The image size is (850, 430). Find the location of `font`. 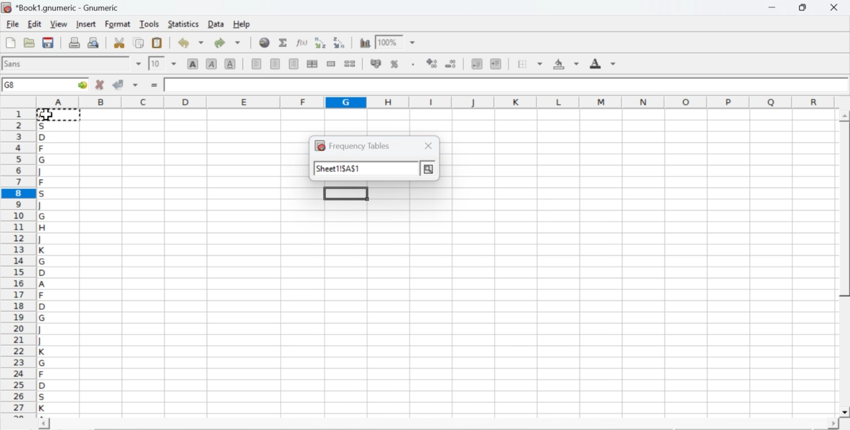

font is located at coordinates (15, 63).